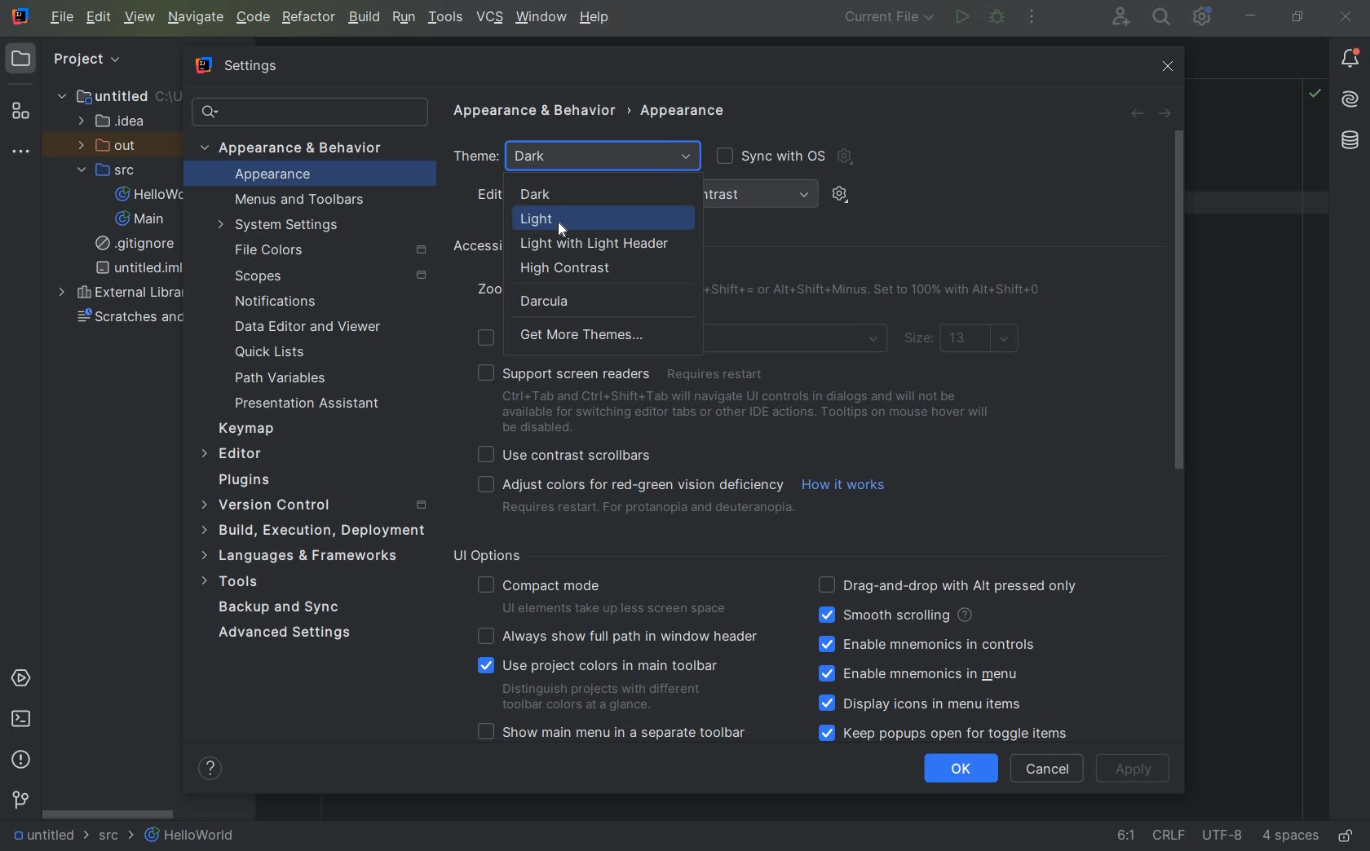 The height and width of the screenshot is (851, 1370). Describe the element at coordinates (1164, 113) in the screenshot. I see `FORWARD` at that location.